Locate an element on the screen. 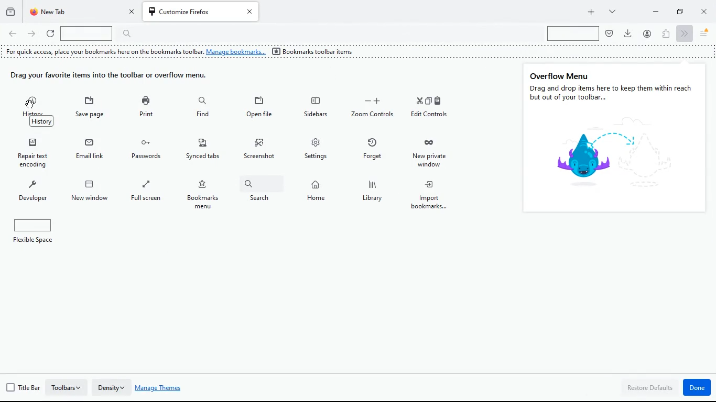 This screenshot has width=716, height=402. density is located at coordinates (112, 385).